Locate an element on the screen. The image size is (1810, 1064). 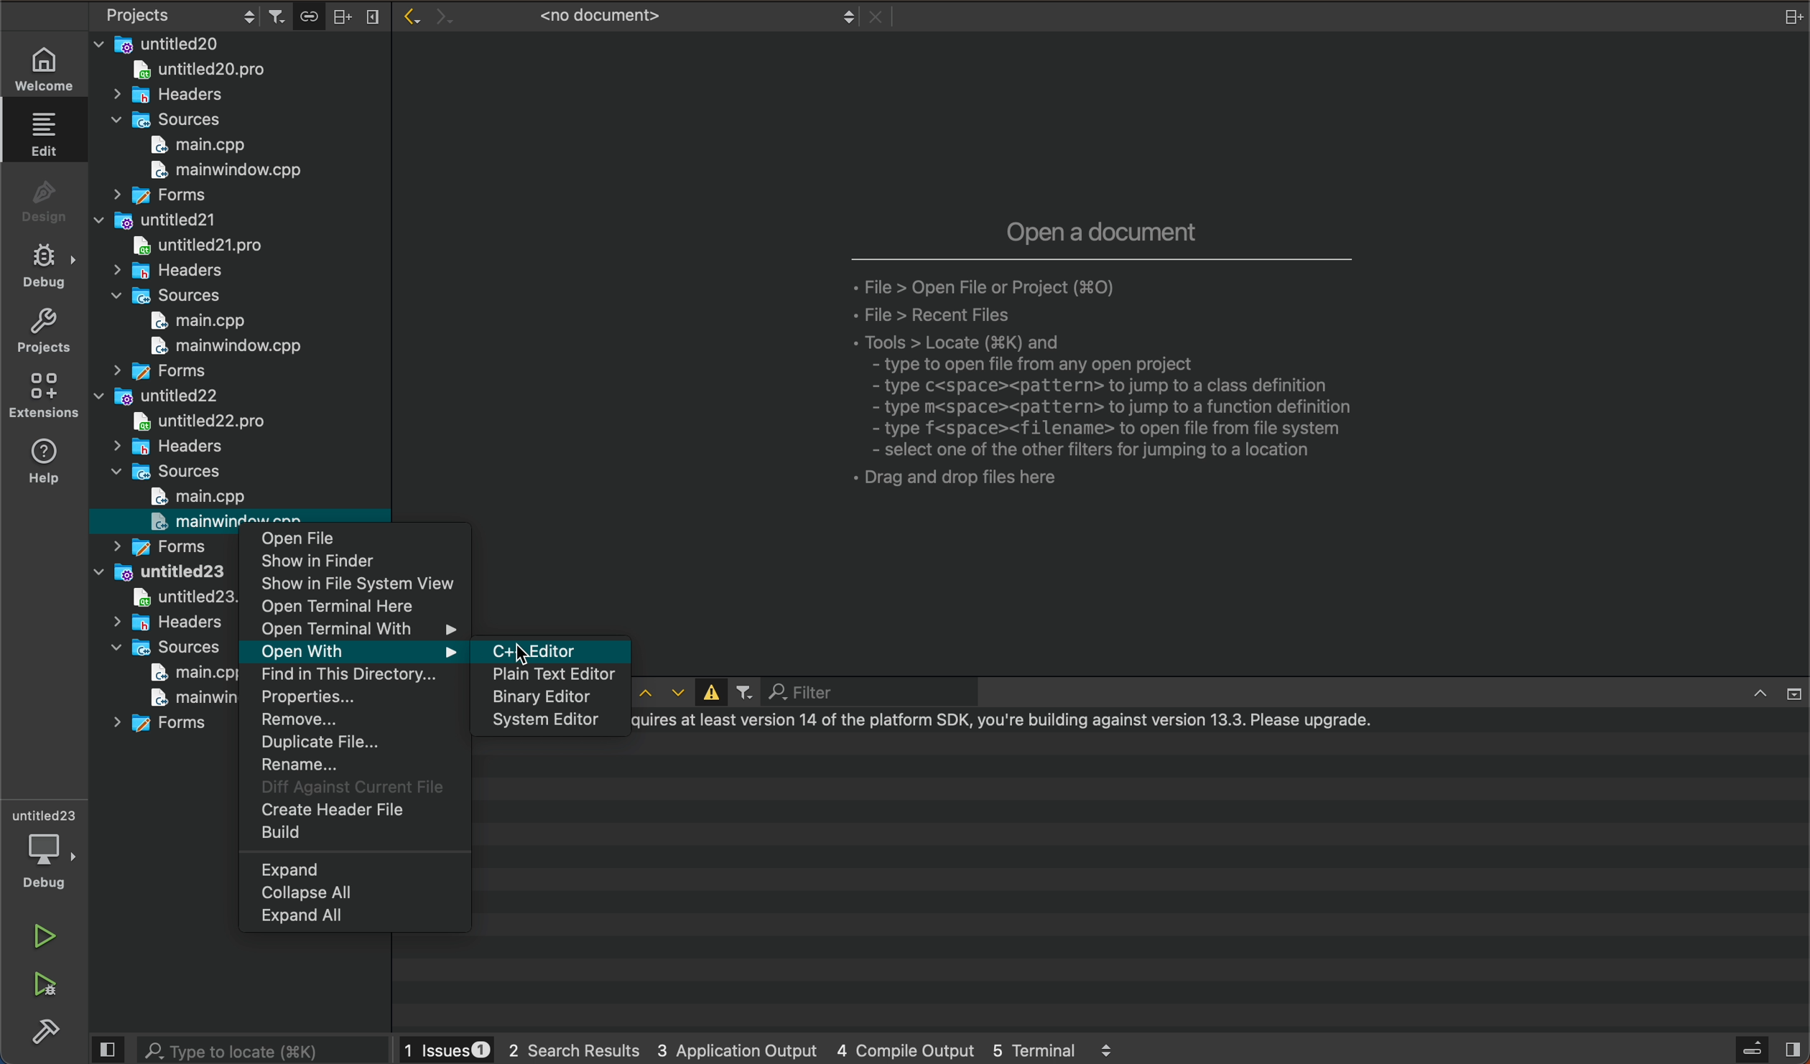
collapse all is located at coordinates (354, 893).